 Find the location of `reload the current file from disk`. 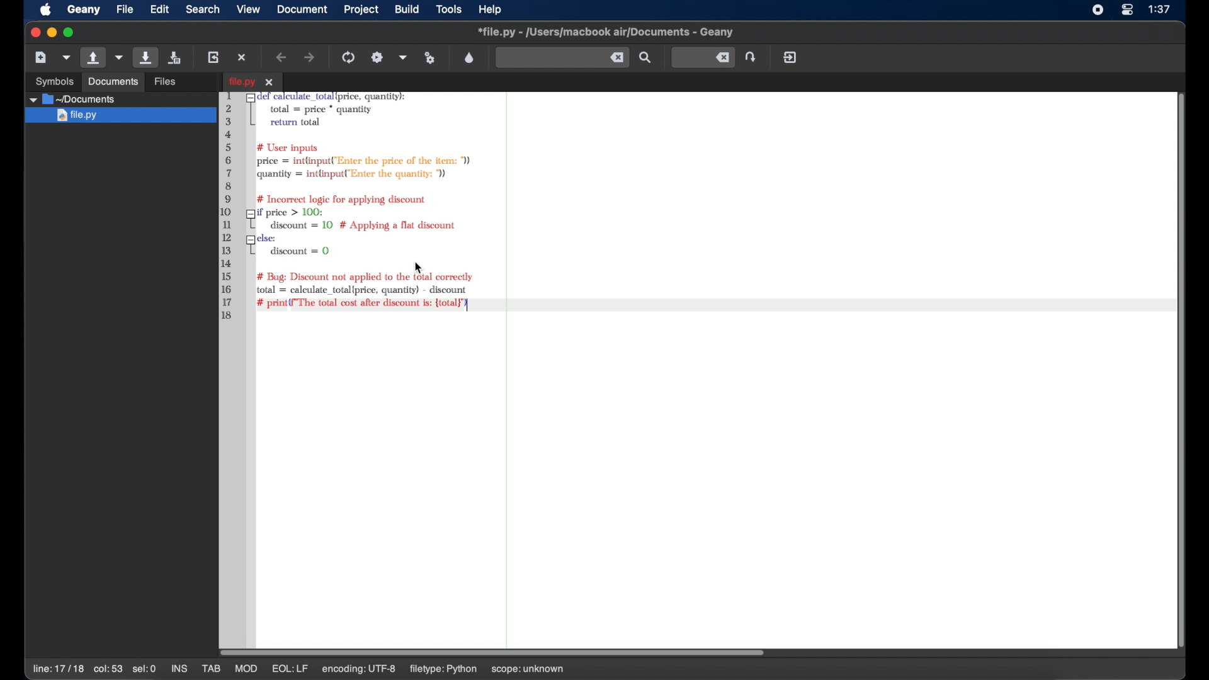

reload the current file from disk is located at coordinates (214, 57).